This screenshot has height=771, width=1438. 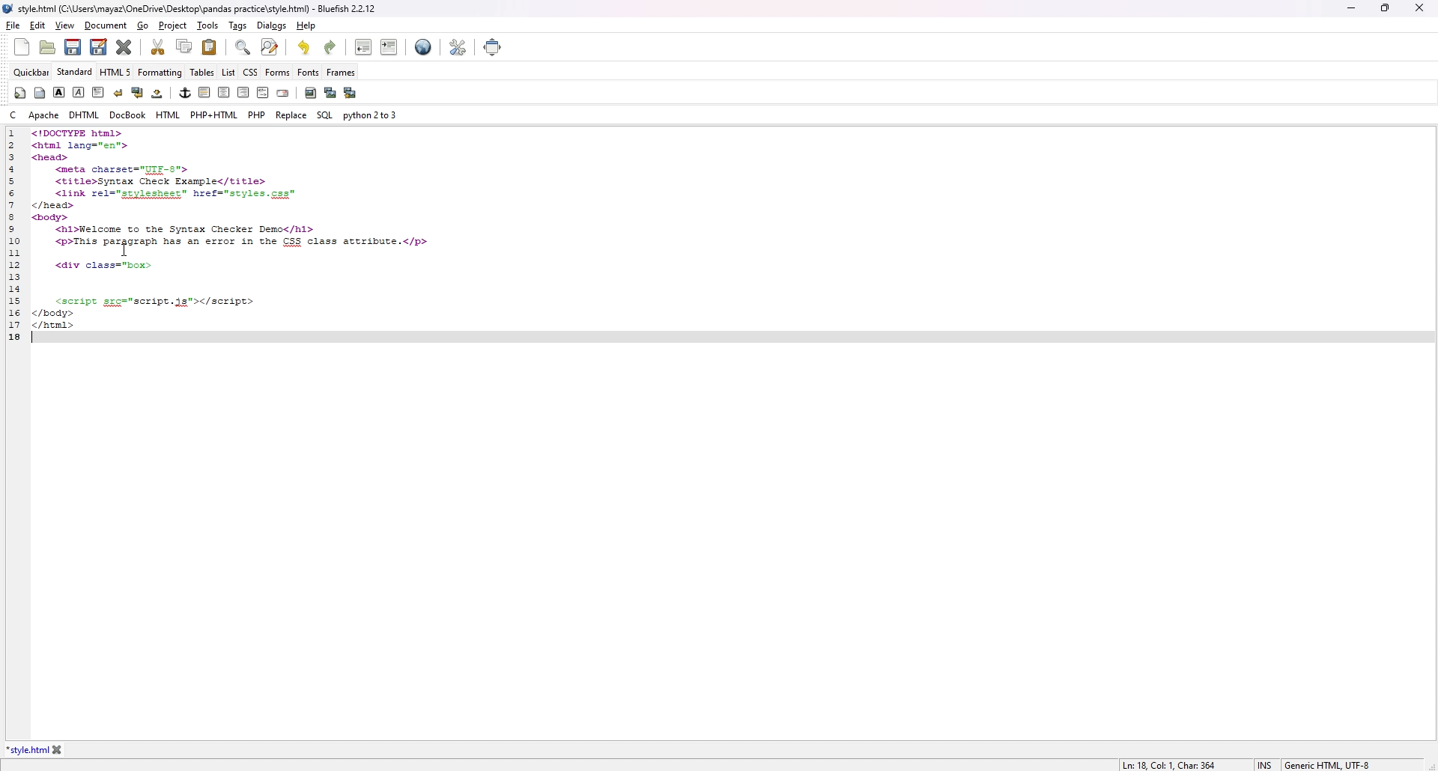 What do you see at coordinates (278, 71) in the screenshot?
I see `forms` at bounding box center [278, 71].